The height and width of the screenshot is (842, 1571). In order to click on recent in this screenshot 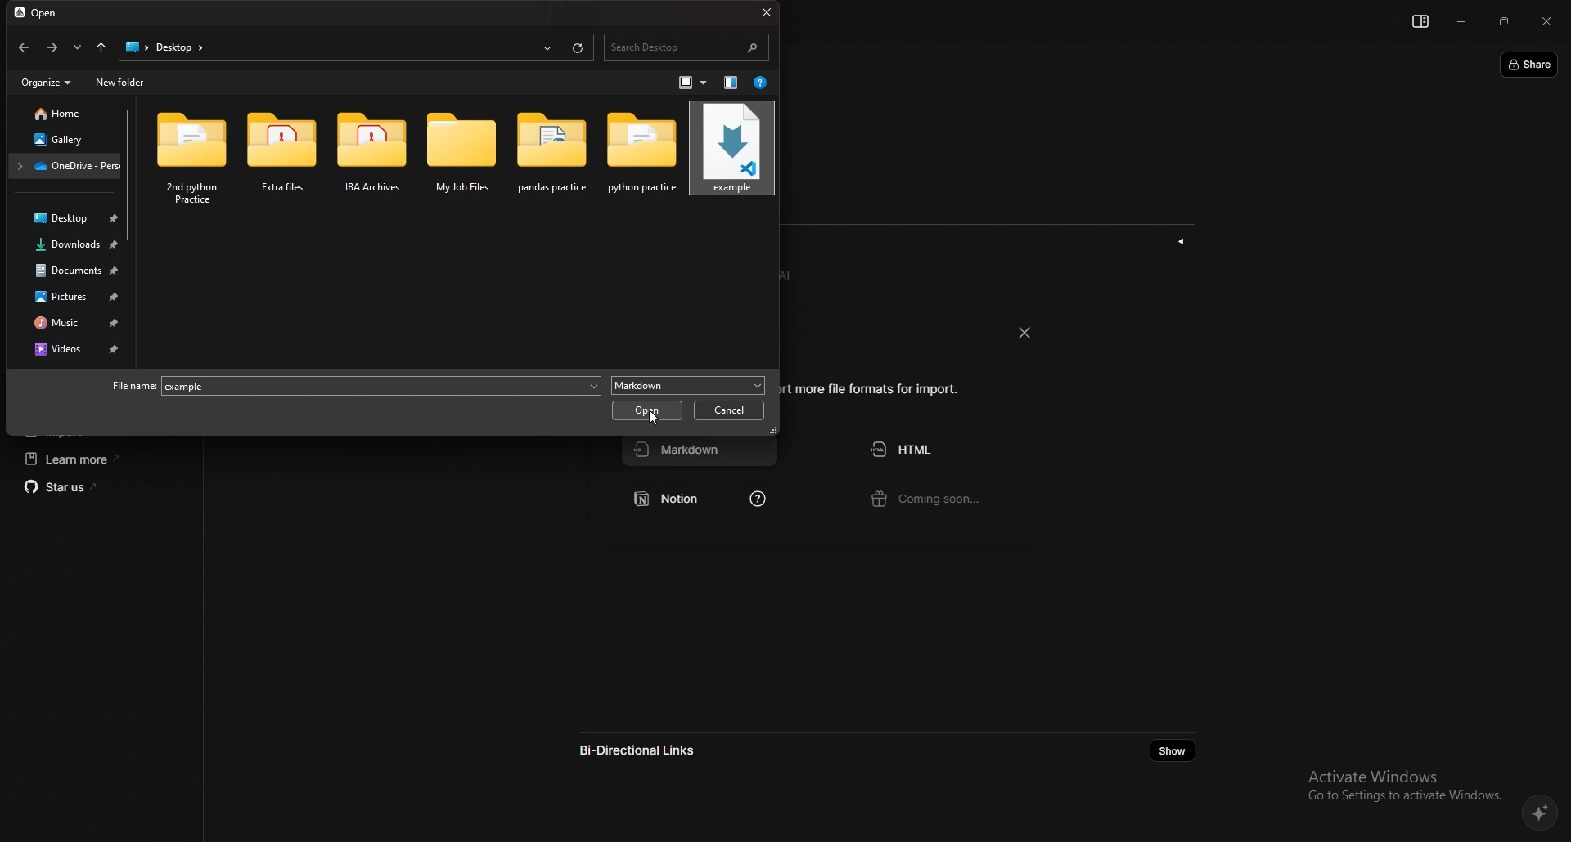, I will do `click(77, 47)`.